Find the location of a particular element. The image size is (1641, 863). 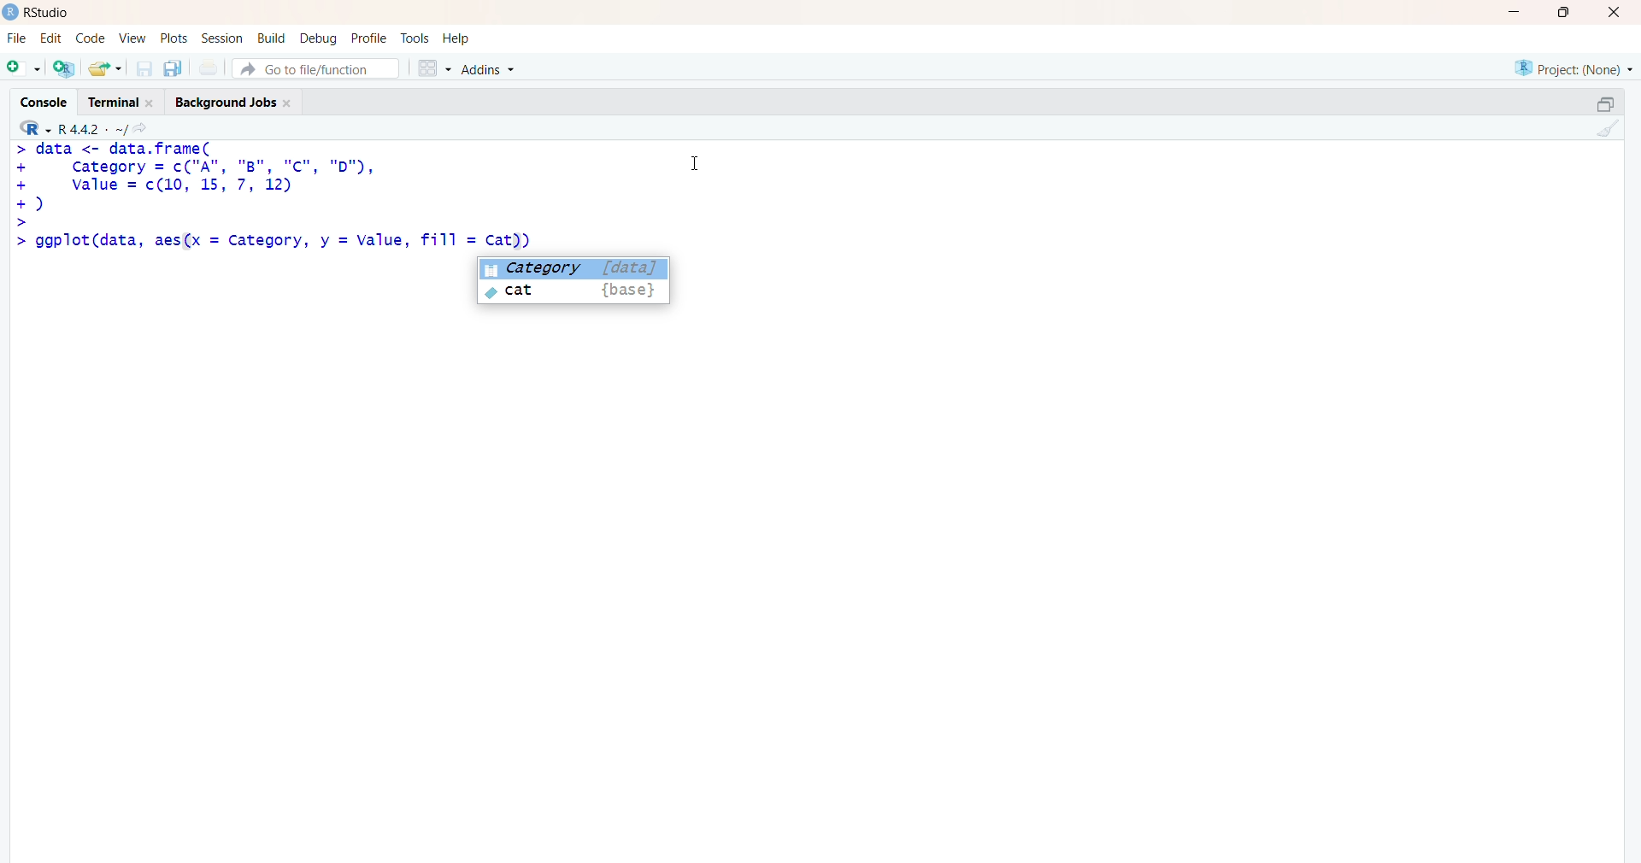

create a project is located at coordinates (63, 68).